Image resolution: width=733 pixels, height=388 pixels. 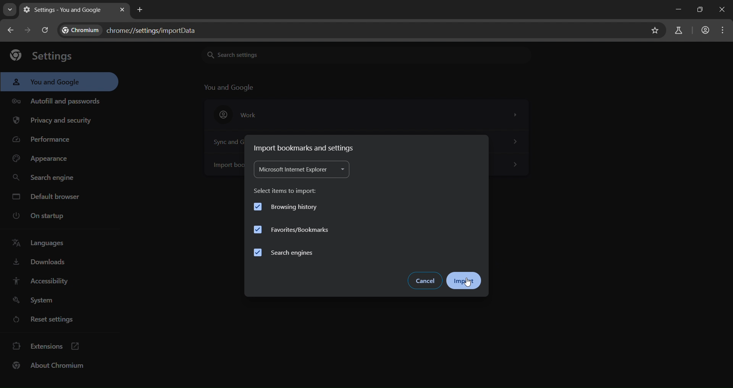 What do you see at coordinates (44, 56) in the screenshot?
I see `settings` at bounding box center [44, 56].